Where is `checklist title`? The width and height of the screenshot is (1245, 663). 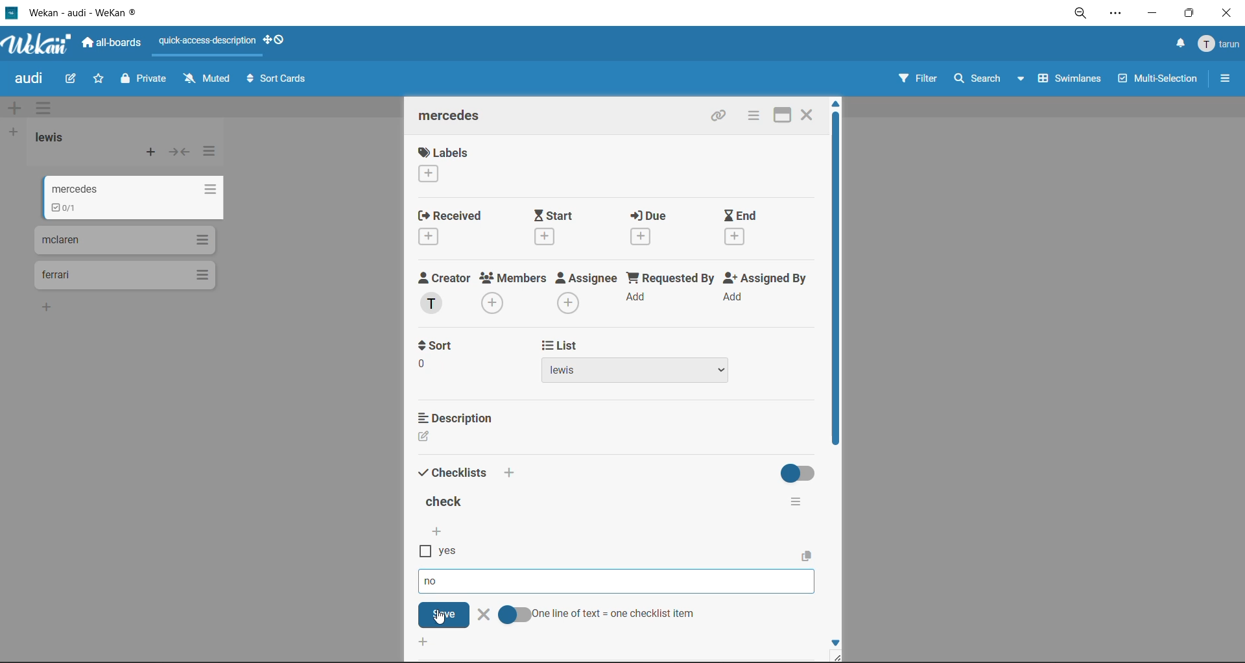 checklist title is located at coordinates (447, 503).